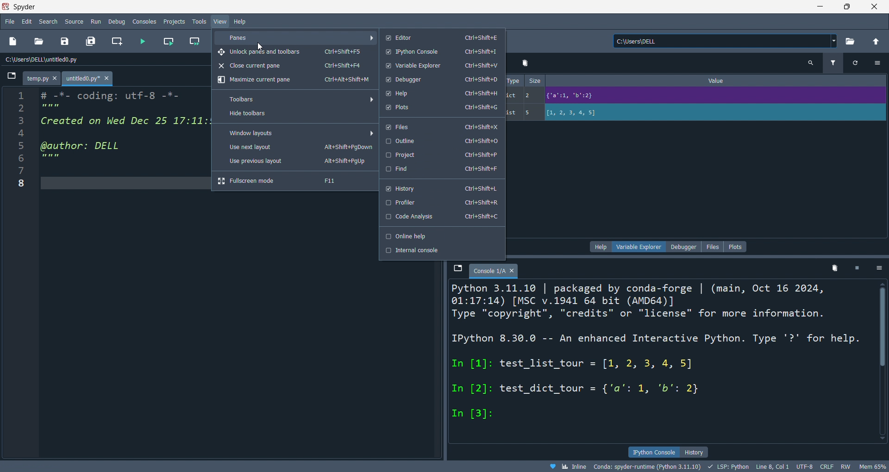 The image size is (889, 472). Describe the element at coordinates (712, 247) in the screenshot. I see `files` at that location.